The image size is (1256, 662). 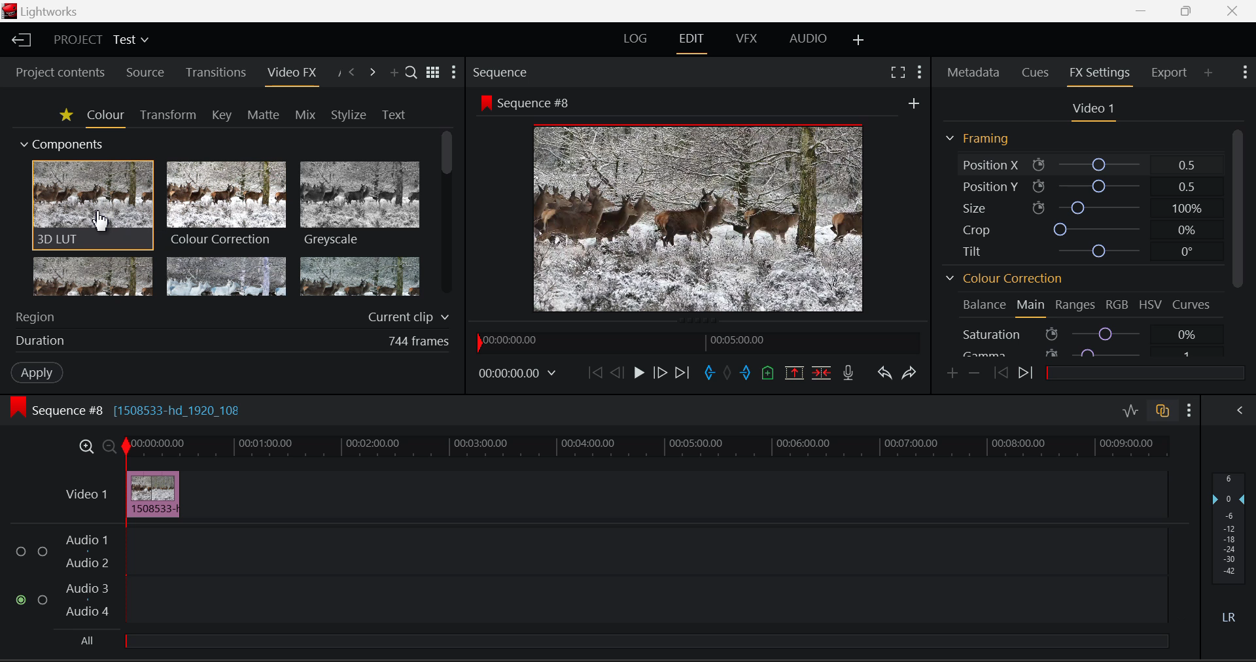 I want to click on Audio Input Checkbox, so click(x=20, y=551).